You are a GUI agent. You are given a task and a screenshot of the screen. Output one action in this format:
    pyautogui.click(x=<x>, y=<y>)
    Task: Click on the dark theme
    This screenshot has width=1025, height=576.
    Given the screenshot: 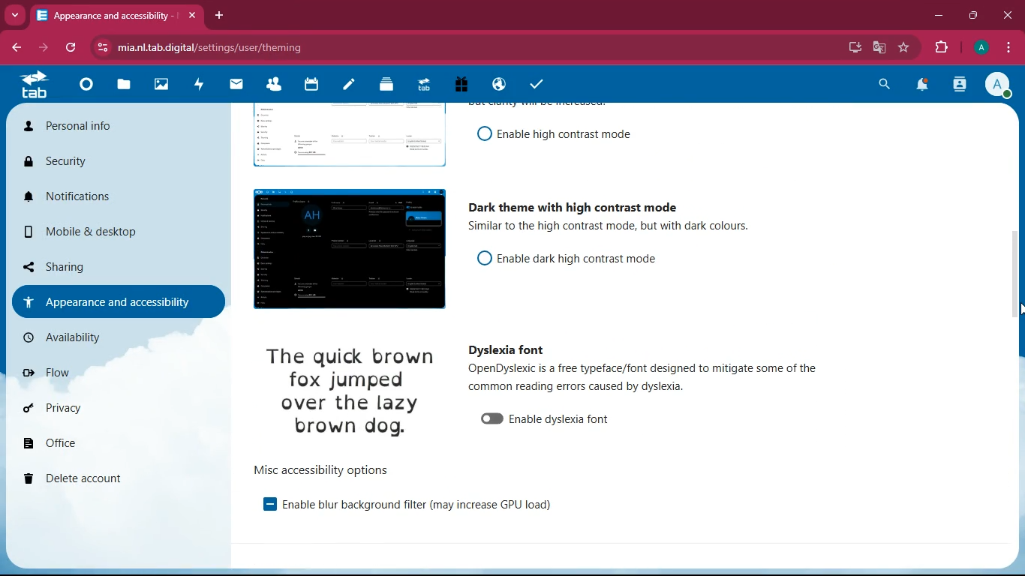 What is the action you would take?
    pyautogui.click(x=572, y=203)
    